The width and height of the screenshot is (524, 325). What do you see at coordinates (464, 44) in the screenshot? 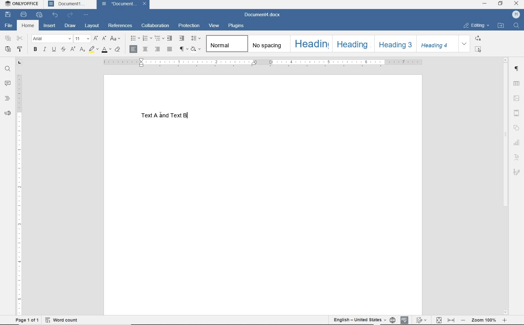
I see `EXPAND` at bounding box center [464, 44].